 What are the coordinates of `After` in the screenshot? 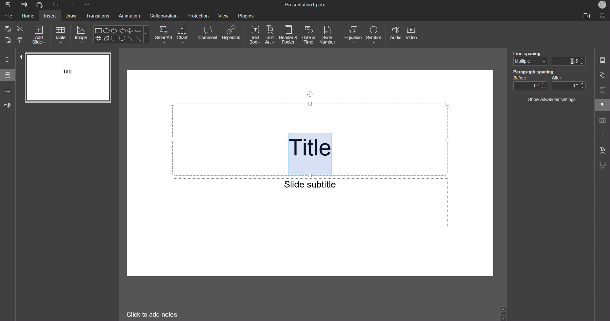 It's located at (569, 83).